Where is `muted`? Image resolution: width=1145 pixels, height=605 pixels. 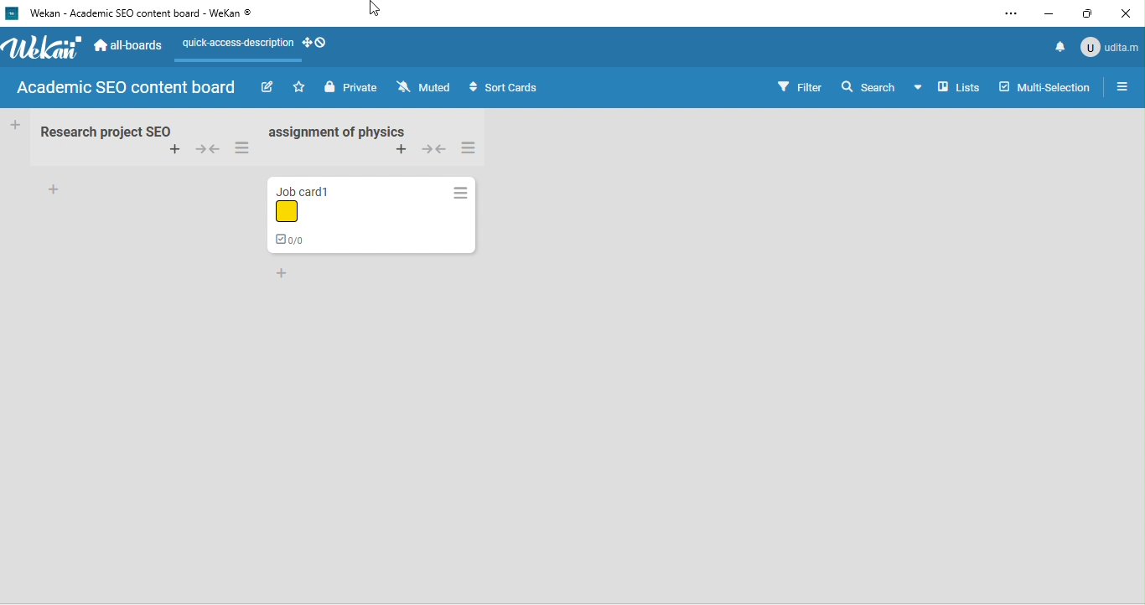 muted is located at coordinates (427, 88).